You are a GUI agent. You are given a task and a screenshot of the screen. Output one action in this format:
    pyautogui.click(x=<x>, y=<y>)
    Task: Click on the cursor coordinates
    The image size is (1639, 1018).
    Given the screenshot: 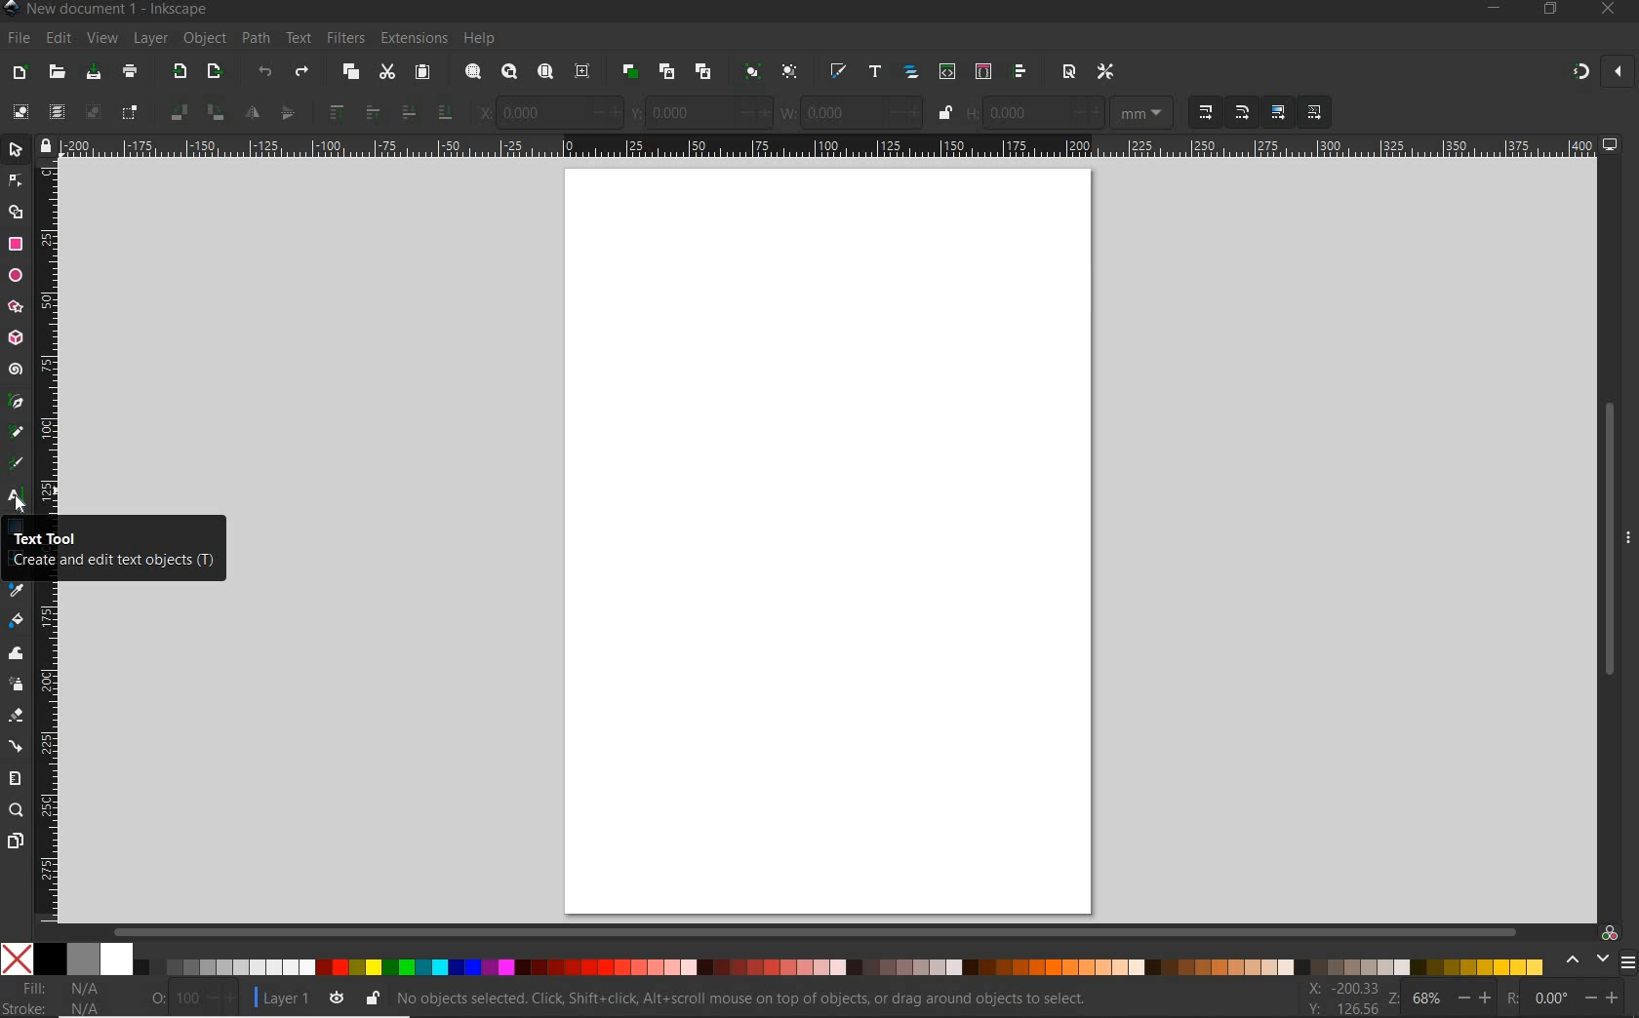 What is the action you would take?
    pyautogui.click(x=1341, y=998)
    